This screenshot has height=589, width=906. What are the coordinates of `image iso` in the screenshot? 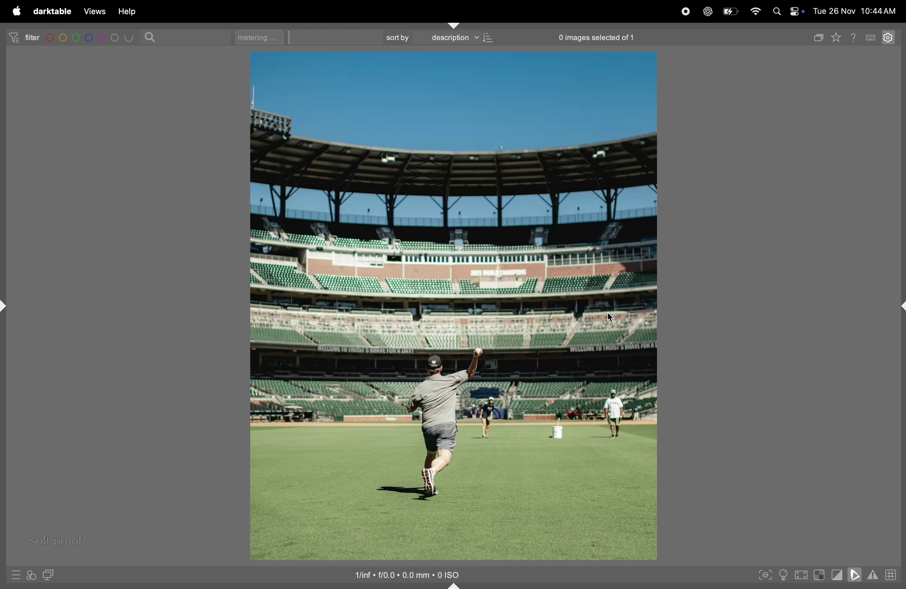 It's located at (406, 574).